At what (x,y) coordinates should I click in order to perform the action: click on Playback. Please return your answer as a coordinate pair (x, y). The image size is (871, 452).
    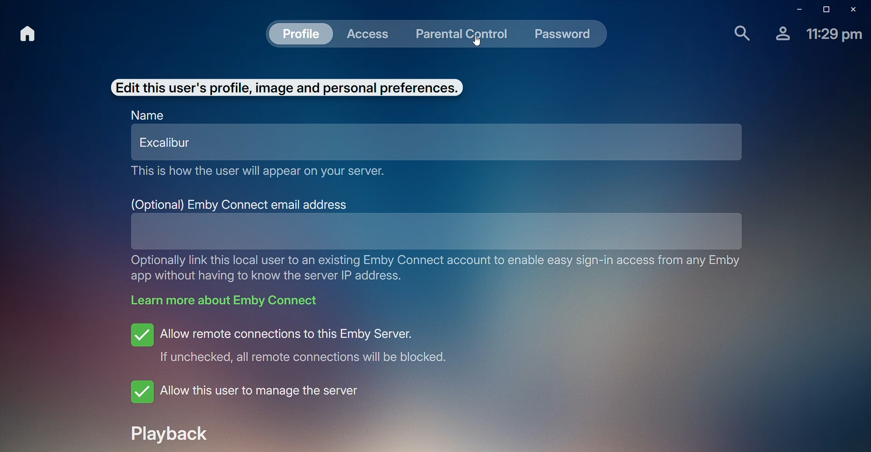
    Looking at the image, I should click on (174, 435).